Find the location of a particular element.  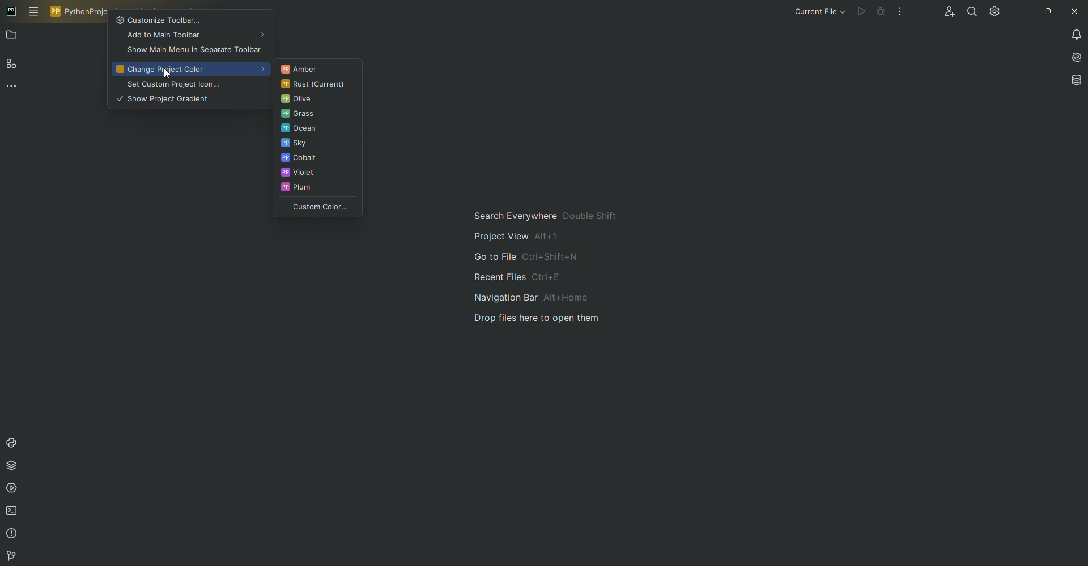

Database is located at coordinates (1077, 80).